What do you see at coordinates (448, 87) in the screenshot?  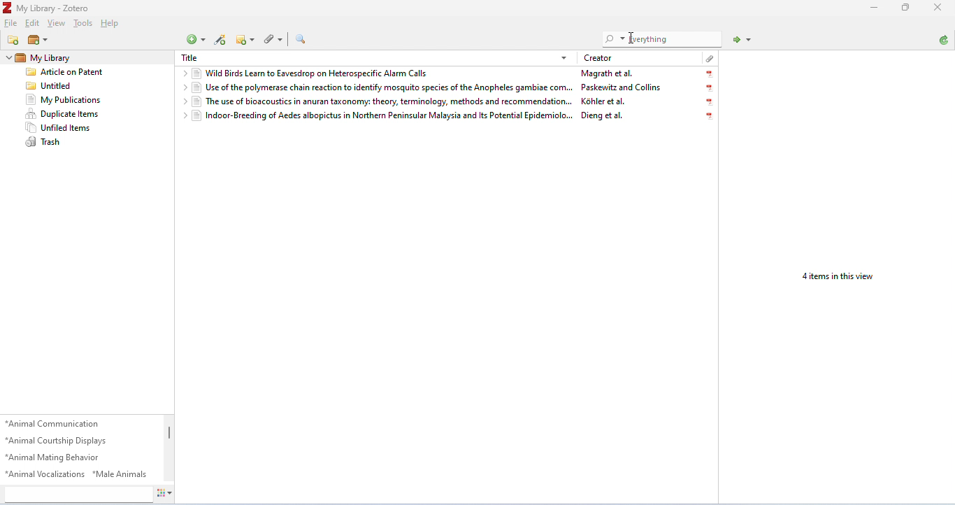 I see `Use of the polymerase chain reaction to identify mosquito species of the Anopheles gambiae com... Paskewitz and Collins` at bounding box center [448, 87].